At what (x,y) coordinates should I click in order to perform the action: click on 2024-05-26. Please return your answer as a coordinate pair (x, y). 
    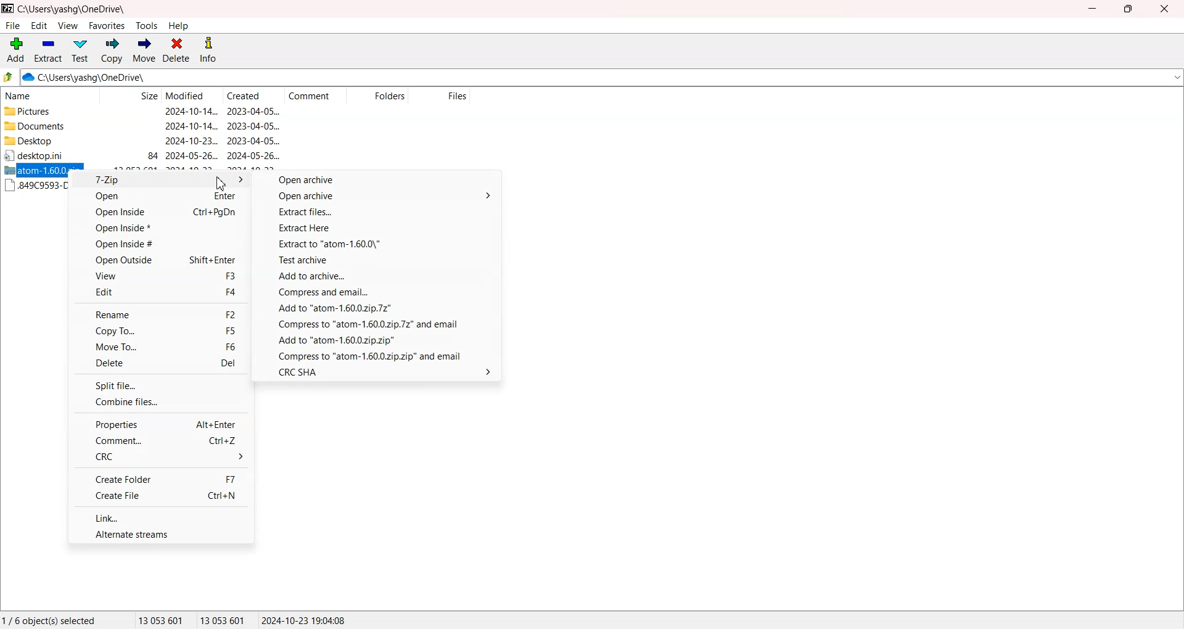
    Looking at the image, I should click on (254, 155).